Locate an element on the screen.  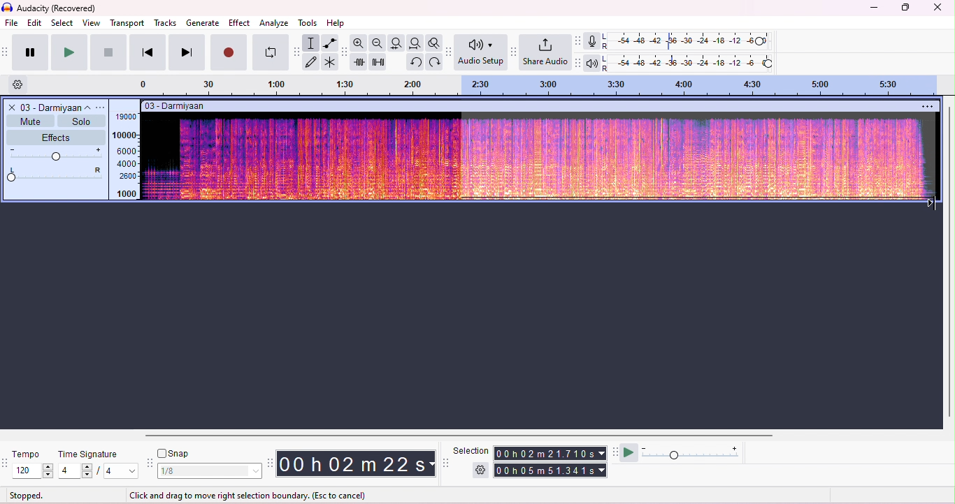
help is located at coordinates (337, 24).